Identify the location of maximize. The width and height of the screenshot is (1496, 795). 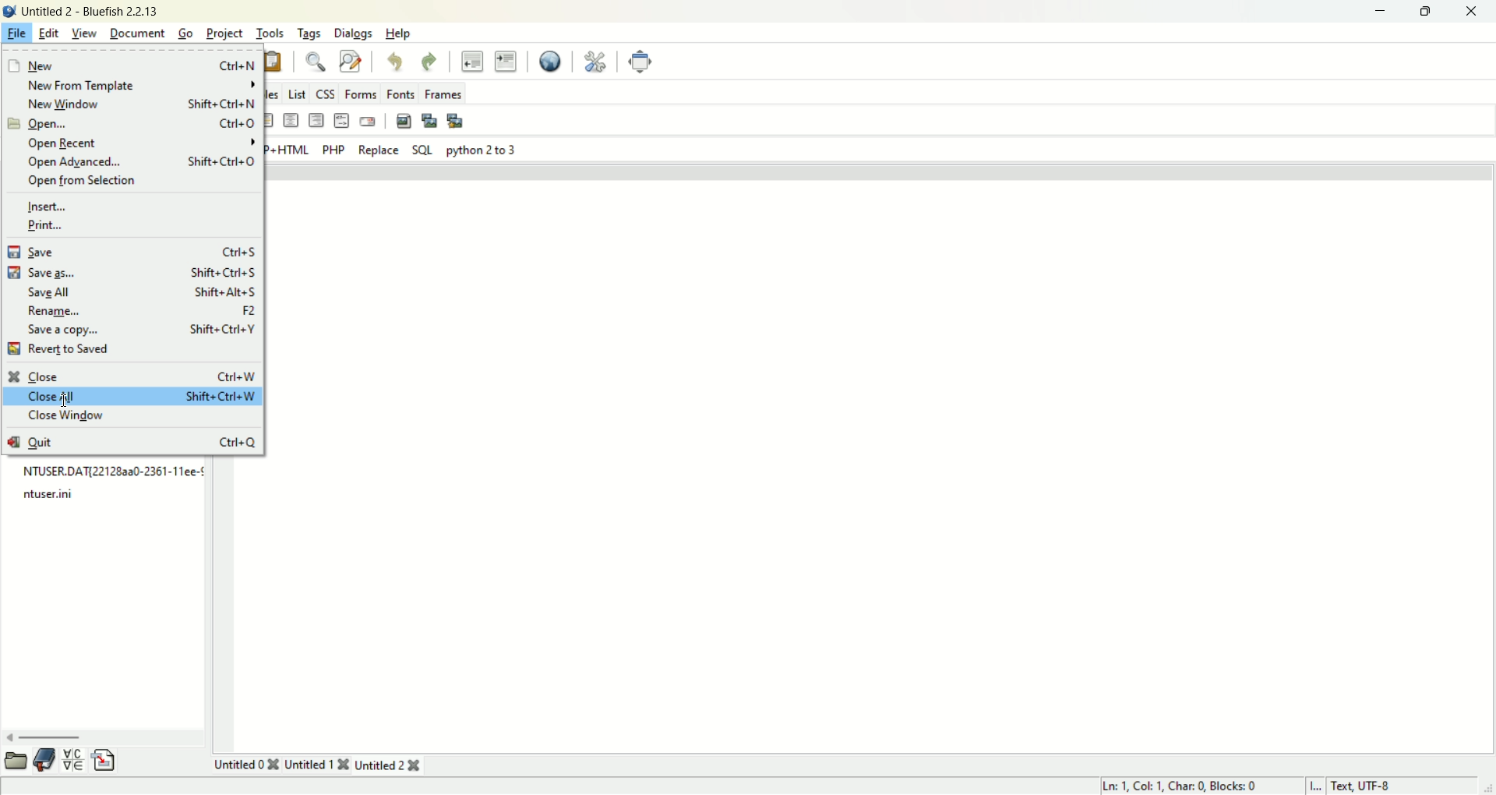
(1425, 12).